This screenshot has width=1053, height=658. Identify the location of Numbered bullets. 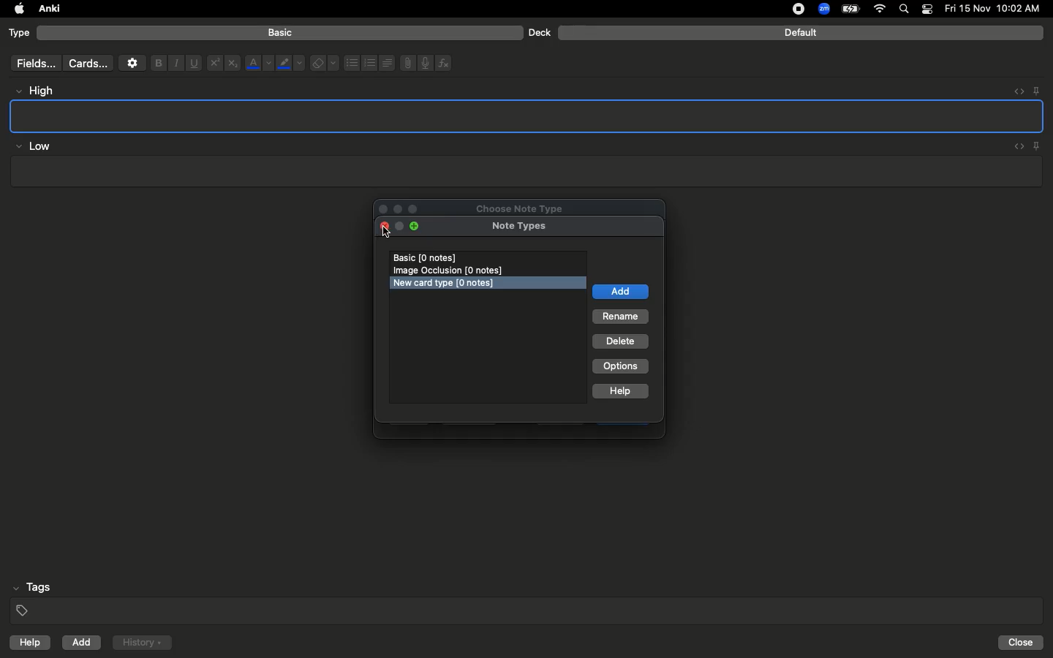
(370, 63).